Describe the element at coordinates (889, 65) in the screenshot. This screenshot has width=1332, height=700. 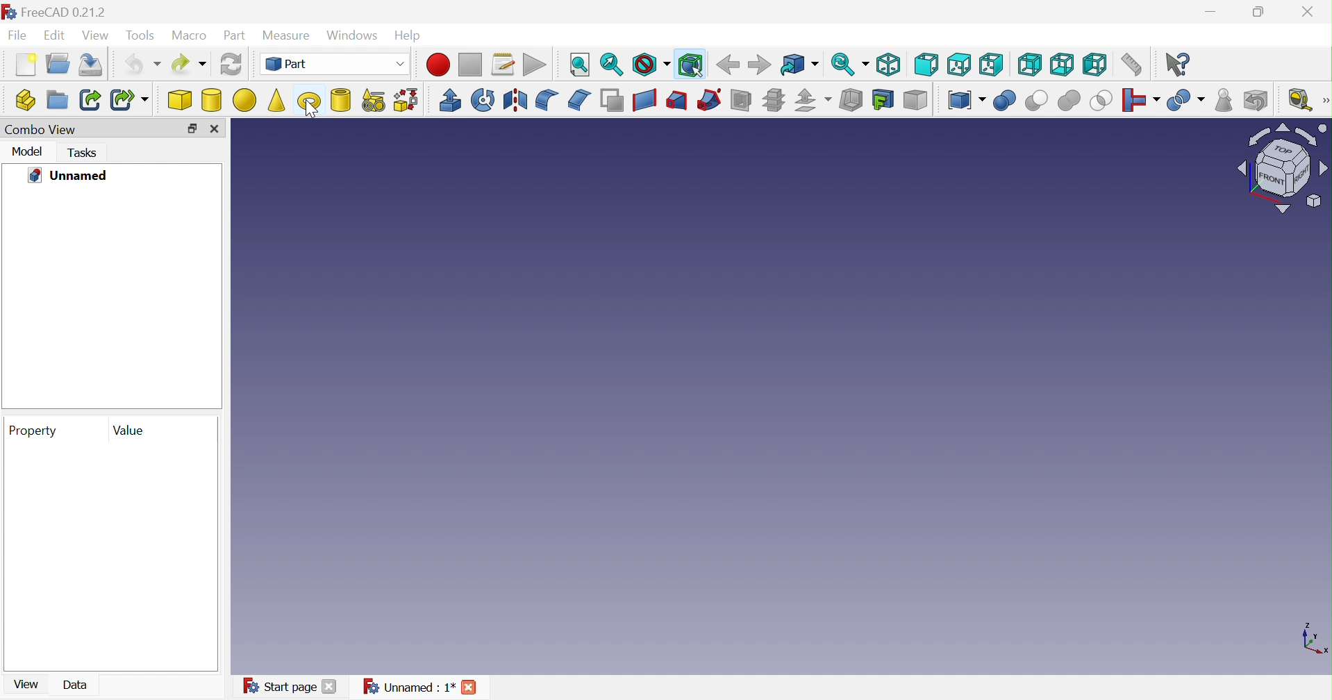
I see `Isometric` at that location.